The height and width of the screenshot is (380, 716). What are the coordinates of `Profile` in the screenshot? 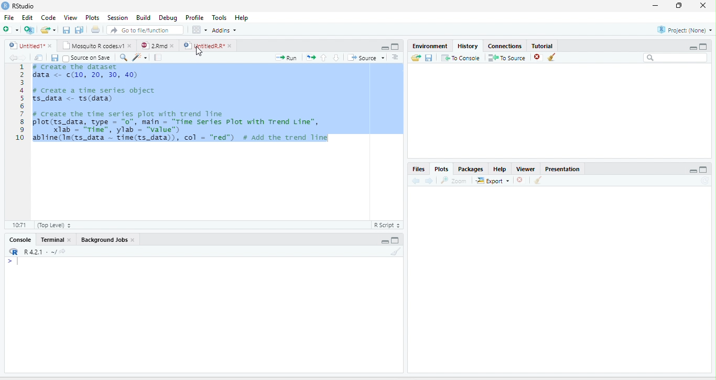 It's located at (193, 18).